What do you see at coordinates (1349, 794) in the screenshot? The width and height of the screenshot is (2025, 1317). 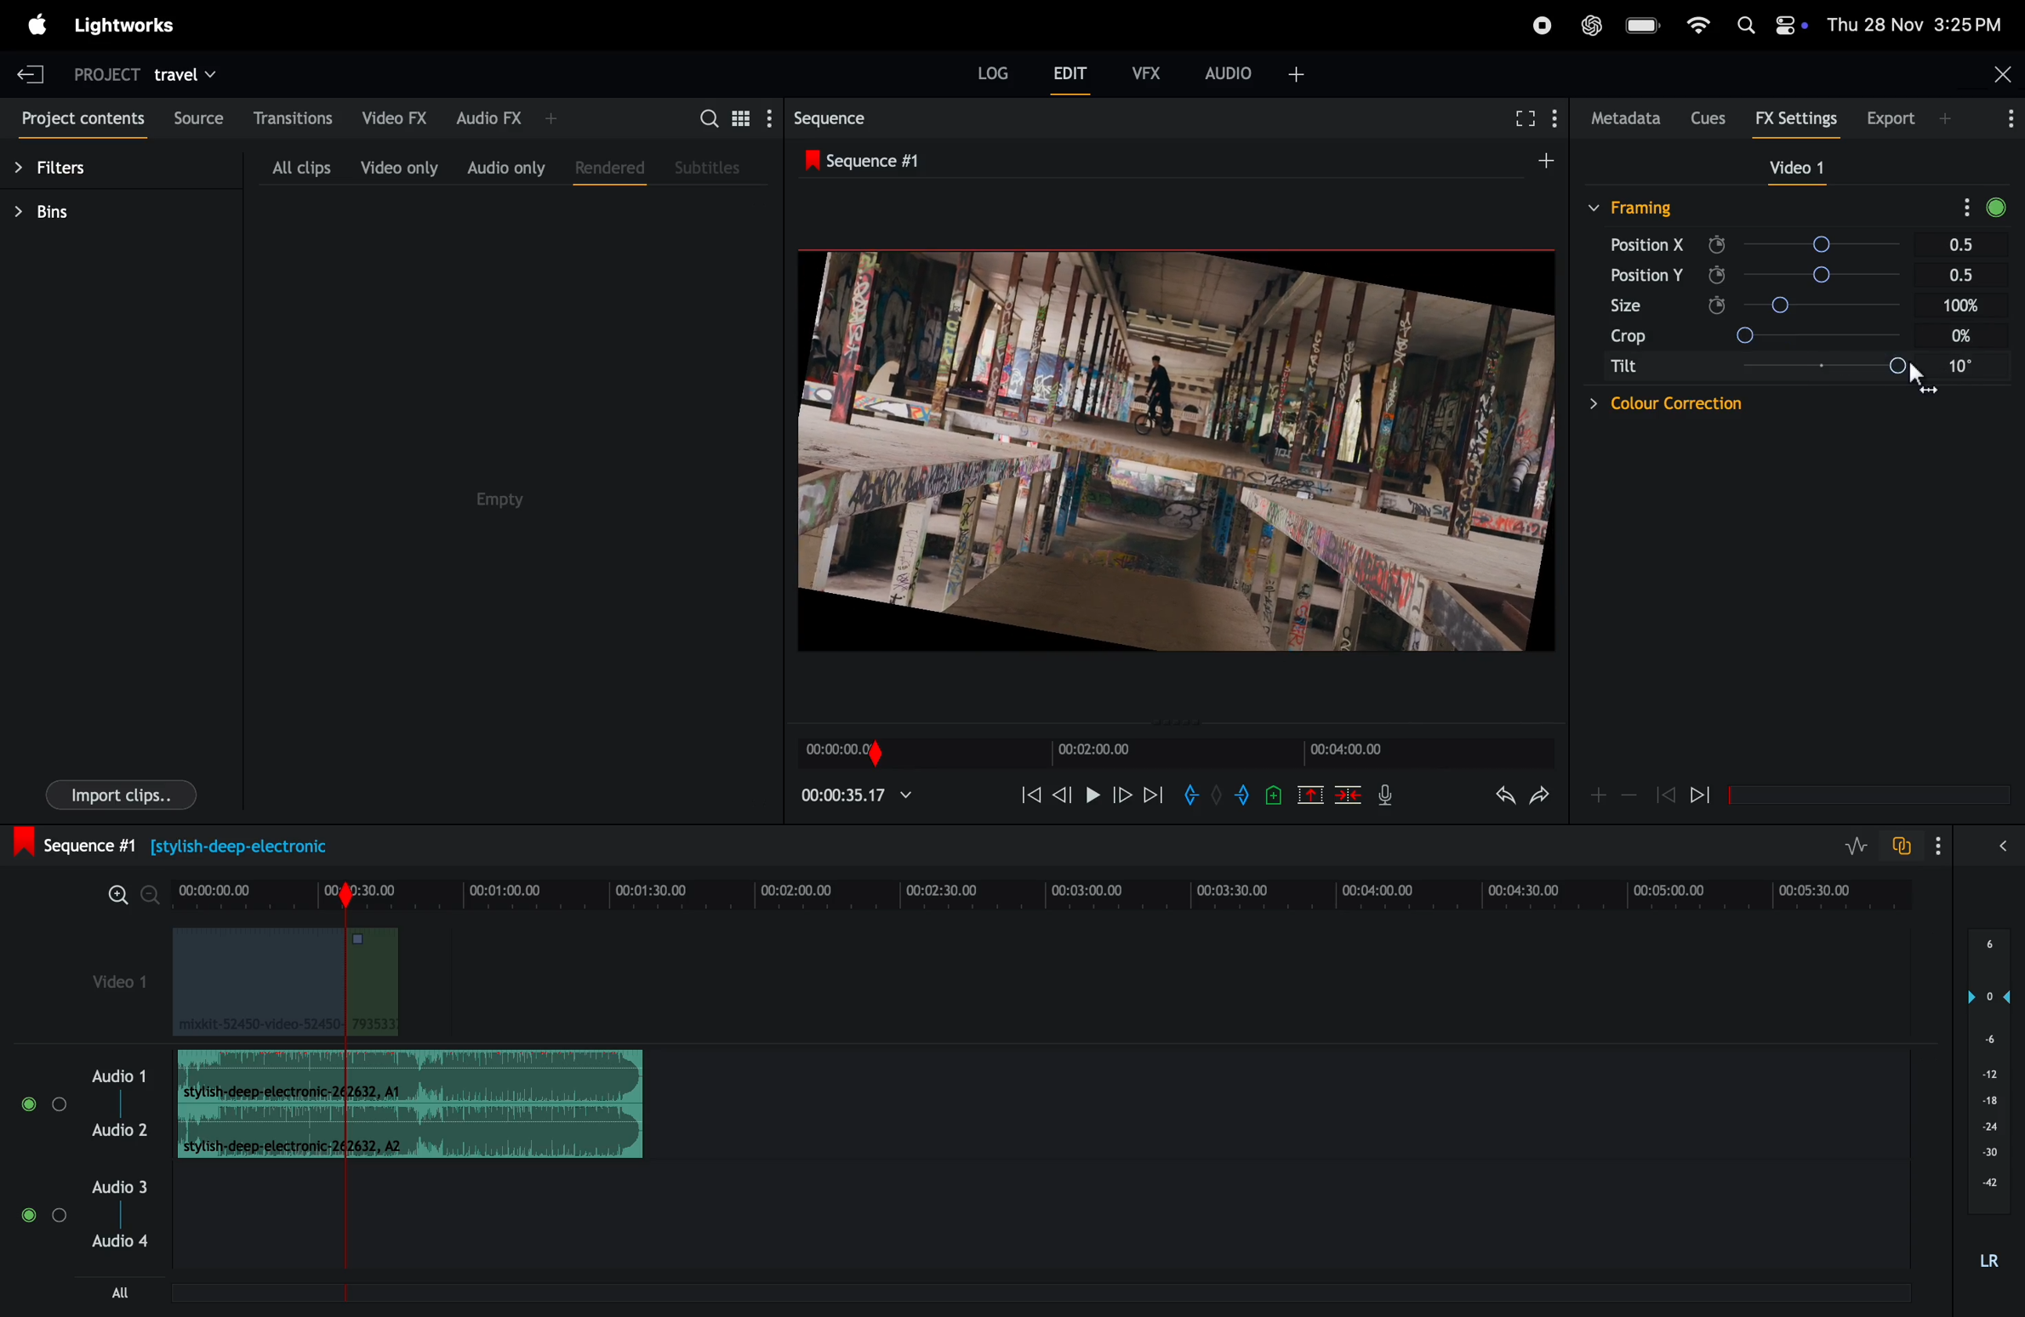 I see `delete` at bounding box center [1349, 794].